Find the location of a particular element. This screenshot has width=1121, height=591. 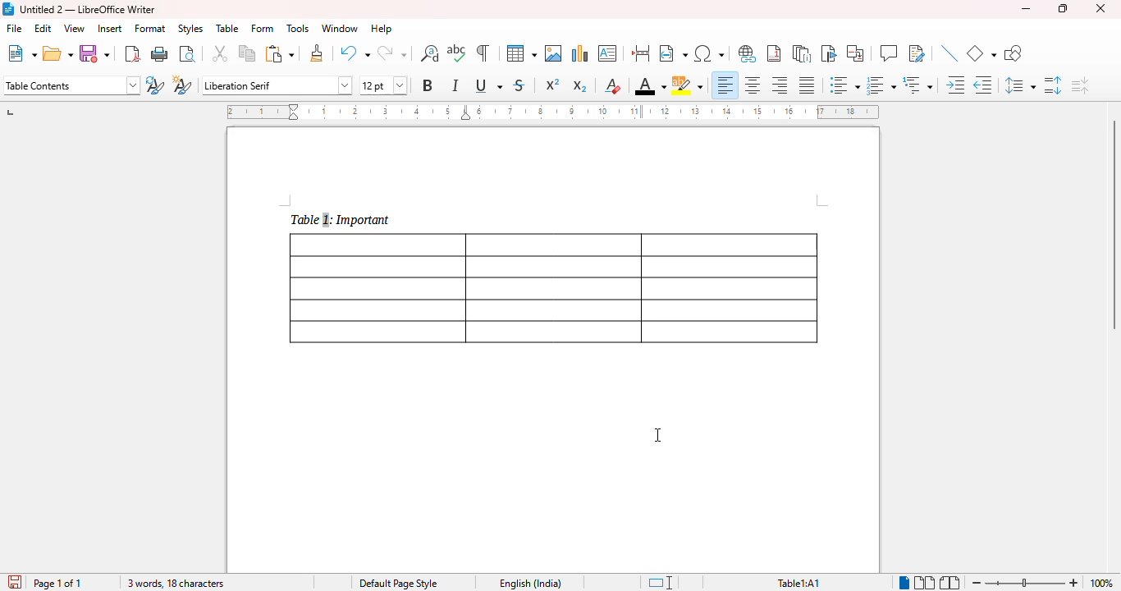

paste is located at coordinates (281, 54).